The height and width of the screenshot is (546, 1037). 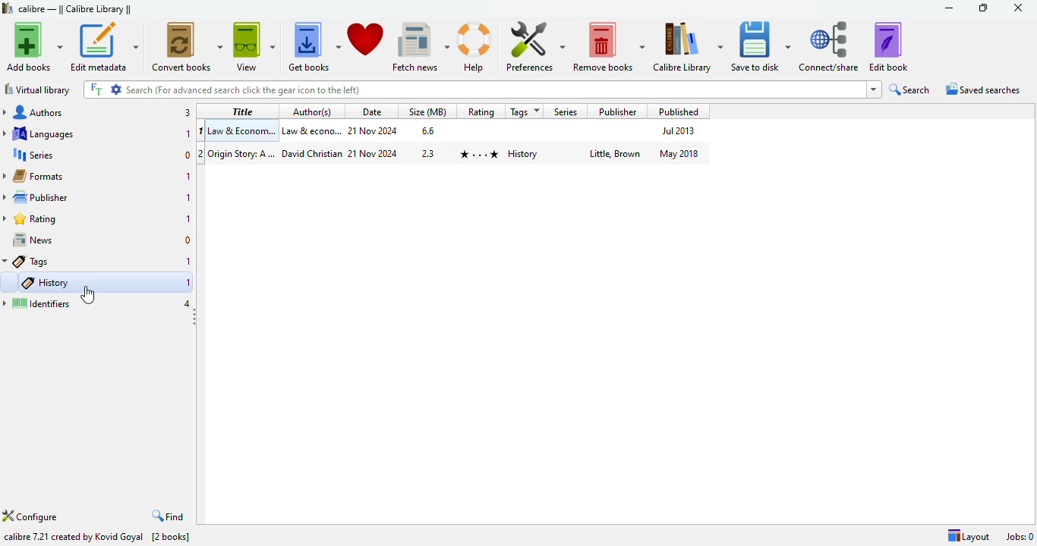 I want to click on 0, so click(x=185, y=155).